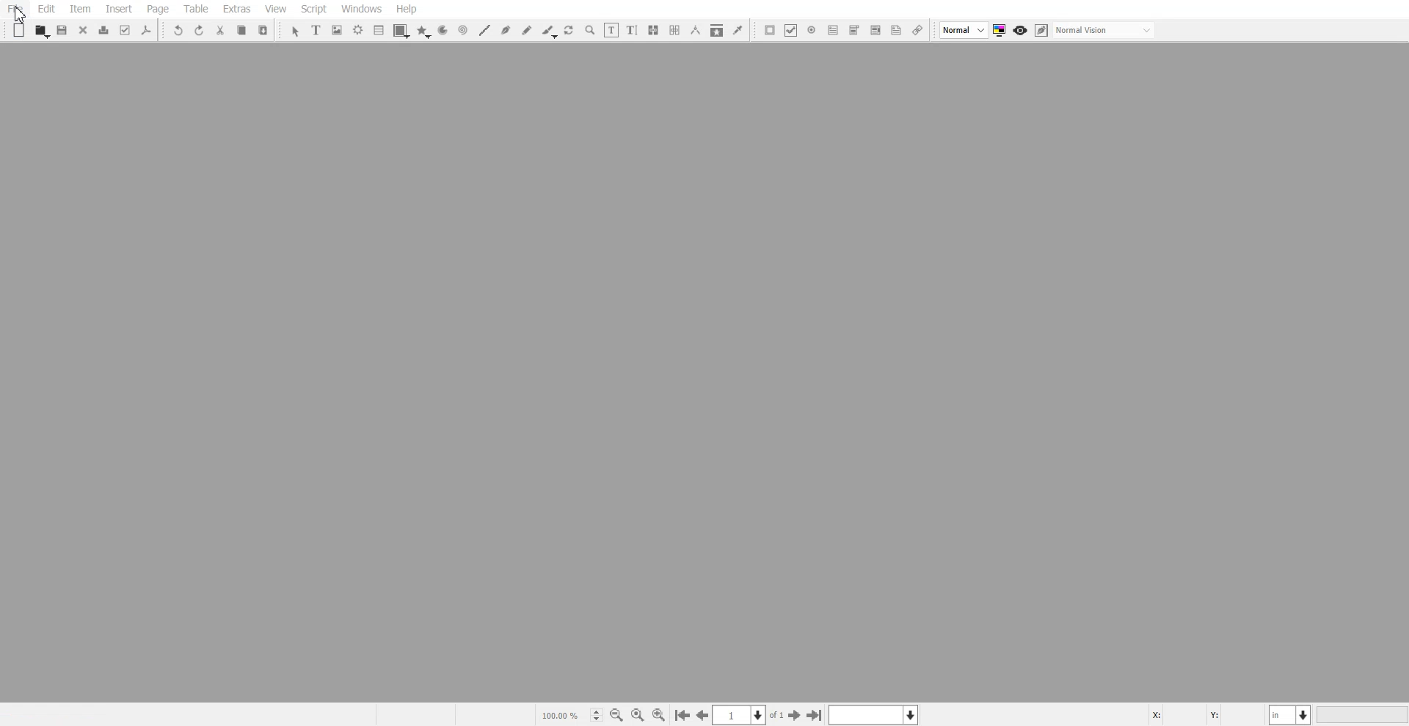 Image resolution: width=1409 pixels, height=726 pixels. Describe the element at coordinates (126, 30) in the screenshot. I see `Preflight Verifier` at that location.